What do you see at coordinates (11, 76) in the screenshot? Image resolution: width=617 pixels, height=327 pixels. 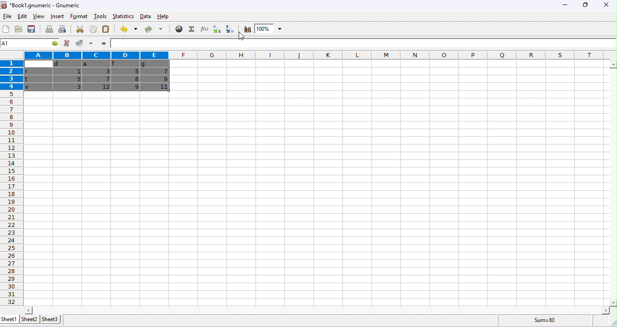 I see `rows` at bounding box center [11, 76].